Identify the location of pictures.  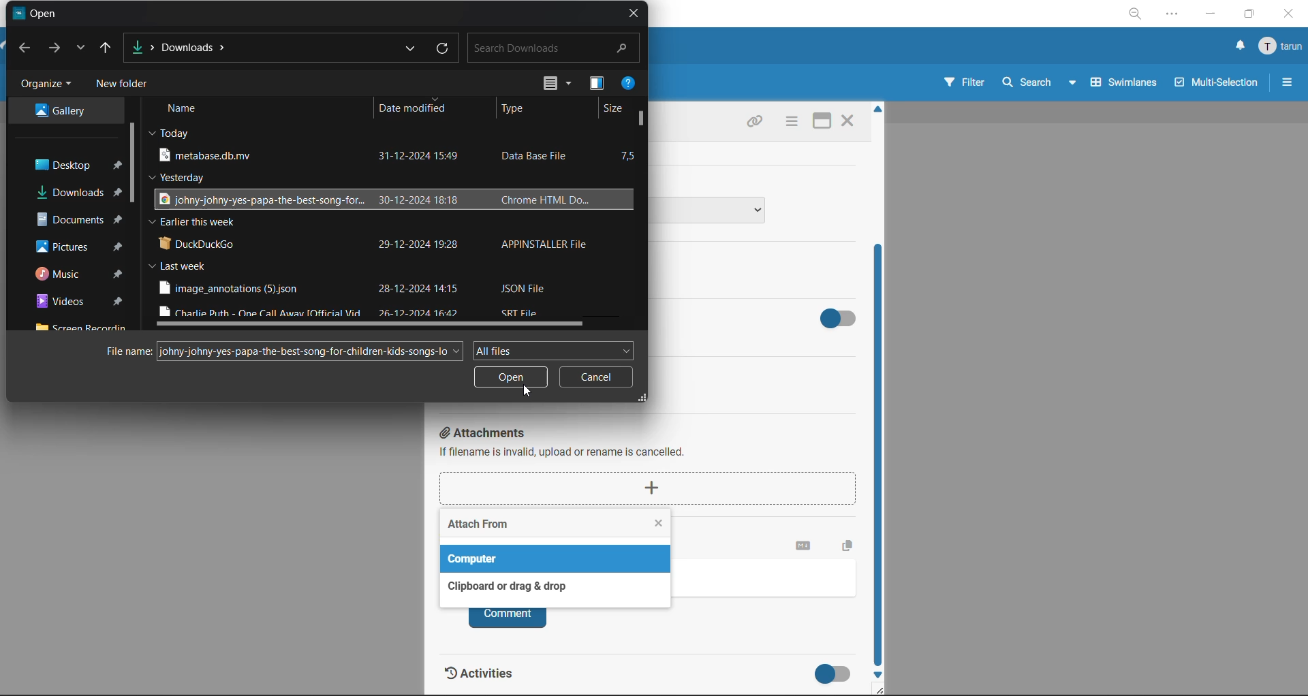
(67, 247).